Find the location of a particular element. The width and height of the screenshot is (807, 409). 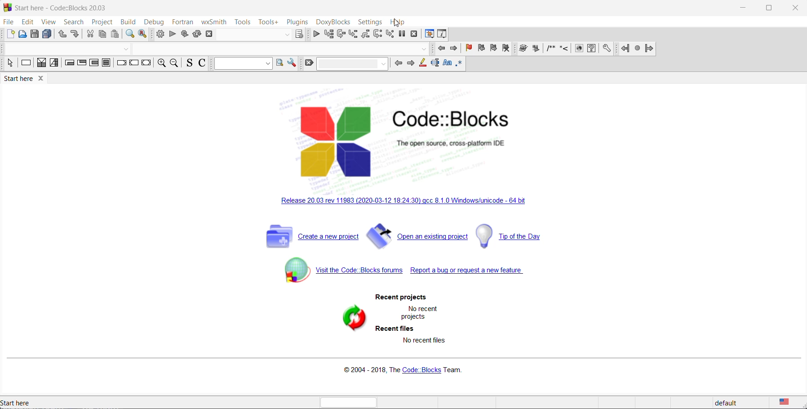

select text is located at coordinates (435, 63).